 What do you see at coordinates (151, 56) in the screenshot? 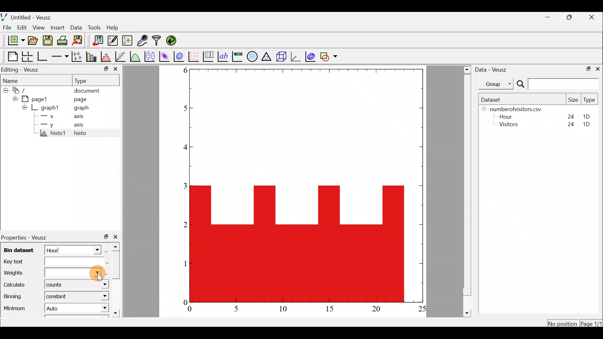
I see `plot box plots` at bounding box center [151, 56].